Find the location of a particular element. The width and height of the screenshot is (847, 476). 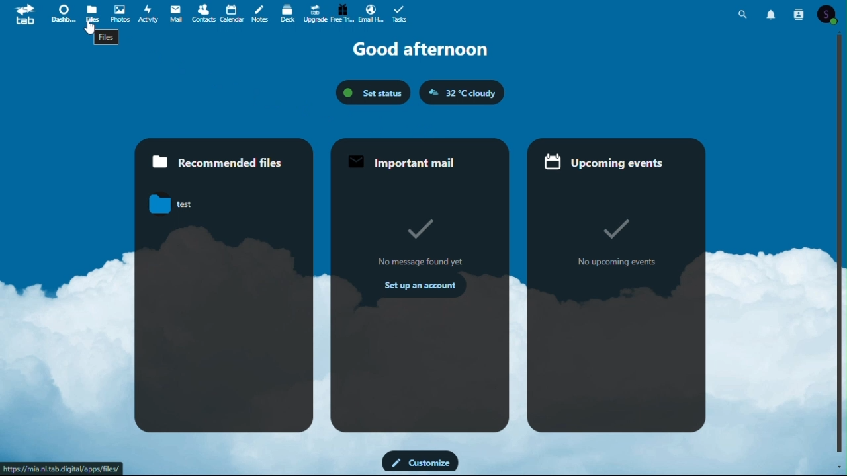

Photos  is located at coordinates (118, 13).